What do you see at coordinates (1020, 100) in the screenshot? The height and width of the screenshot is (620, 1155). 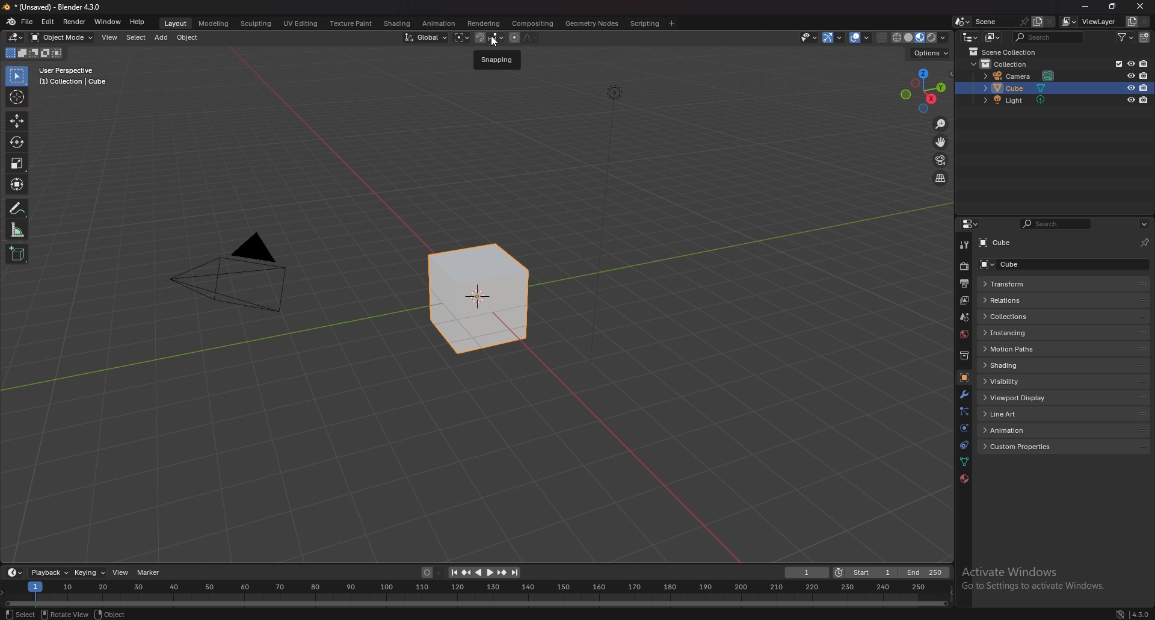 I see `light` at bounding box center [1020, 100].